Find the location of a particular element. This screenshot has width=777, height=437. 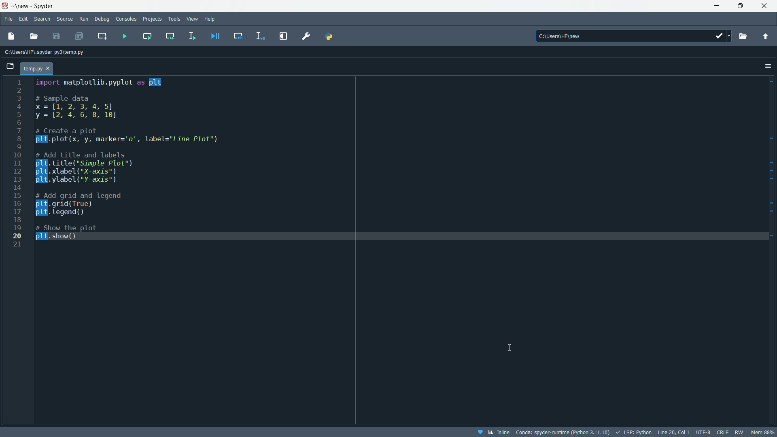

memory usage is located at coordinates (764, 432).